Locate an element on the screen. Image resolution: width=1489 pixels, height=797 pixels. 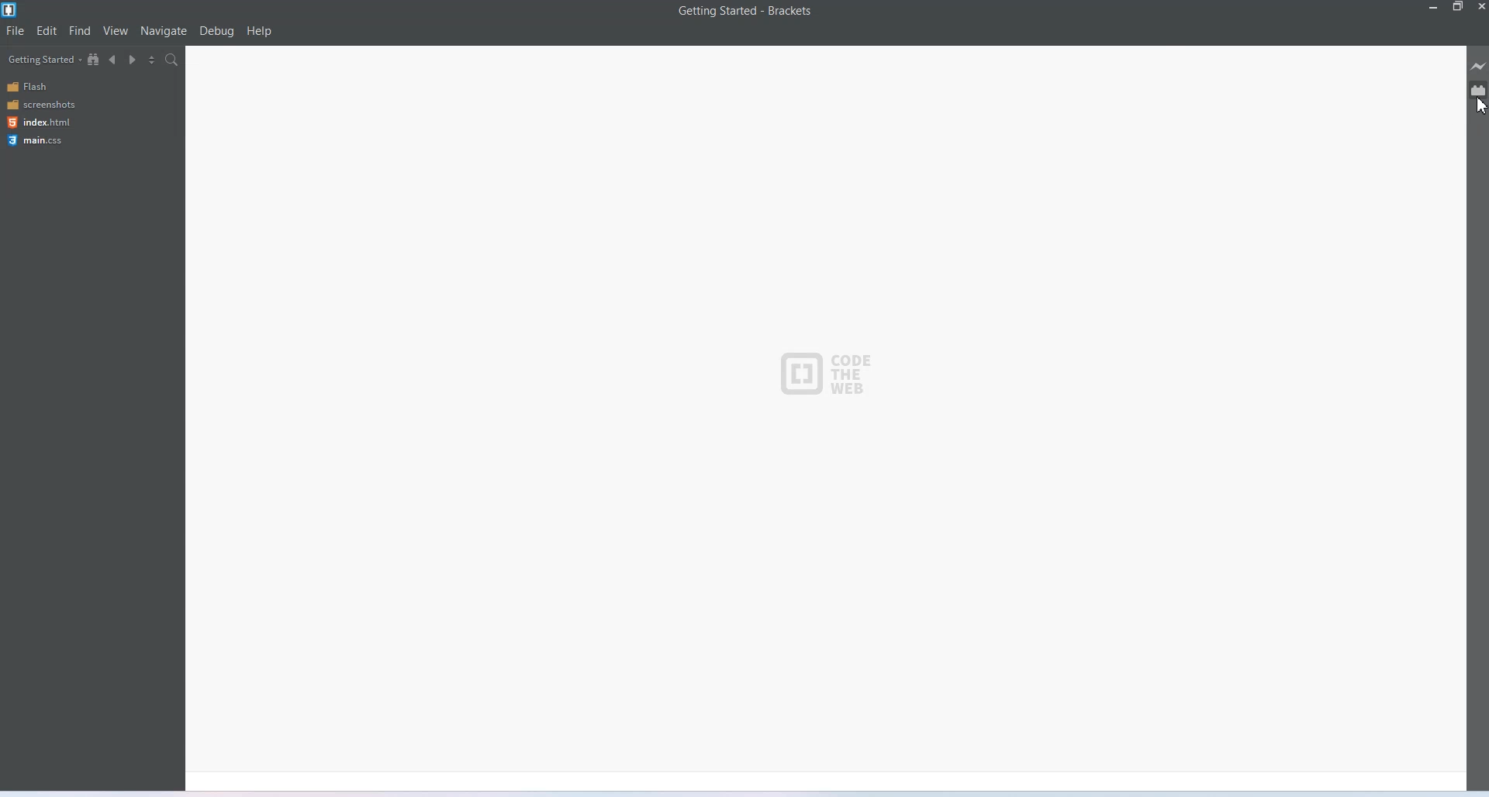
screenshots is located at coordinates (40, 105).